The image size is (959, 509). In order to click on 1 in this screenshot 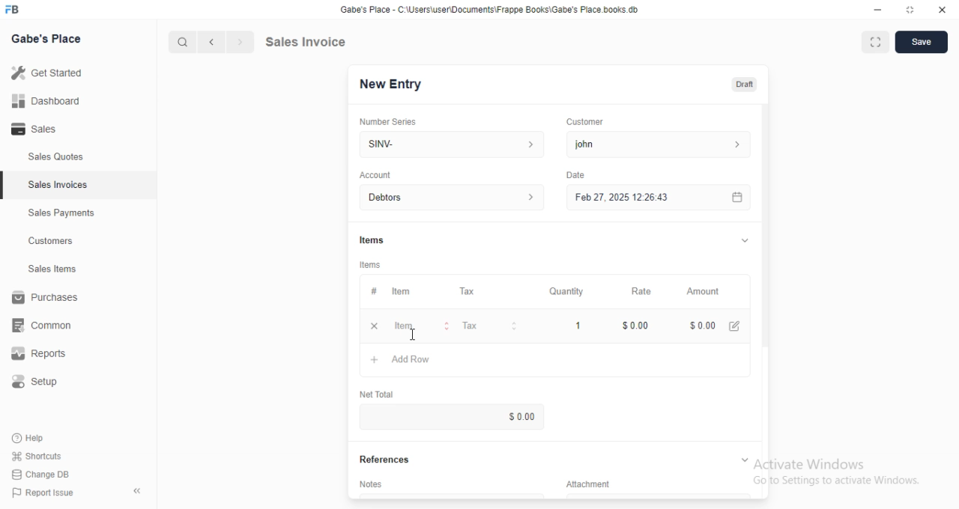, I will do `click(576, 324)`.